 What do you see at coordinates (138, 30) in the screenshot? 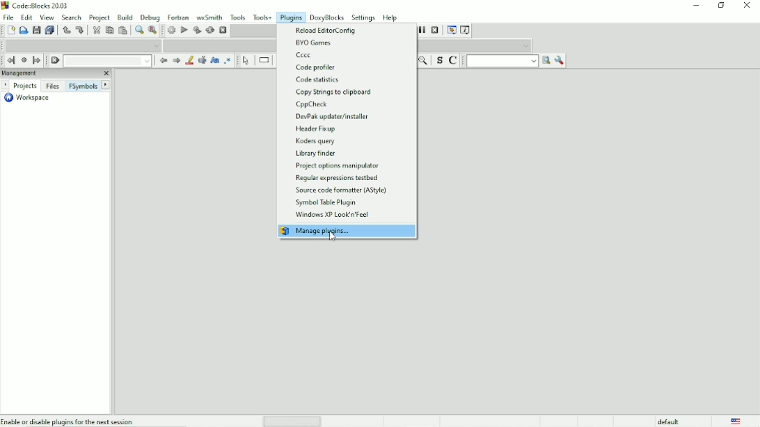
I see `Find` at bounding box center [138, 30].